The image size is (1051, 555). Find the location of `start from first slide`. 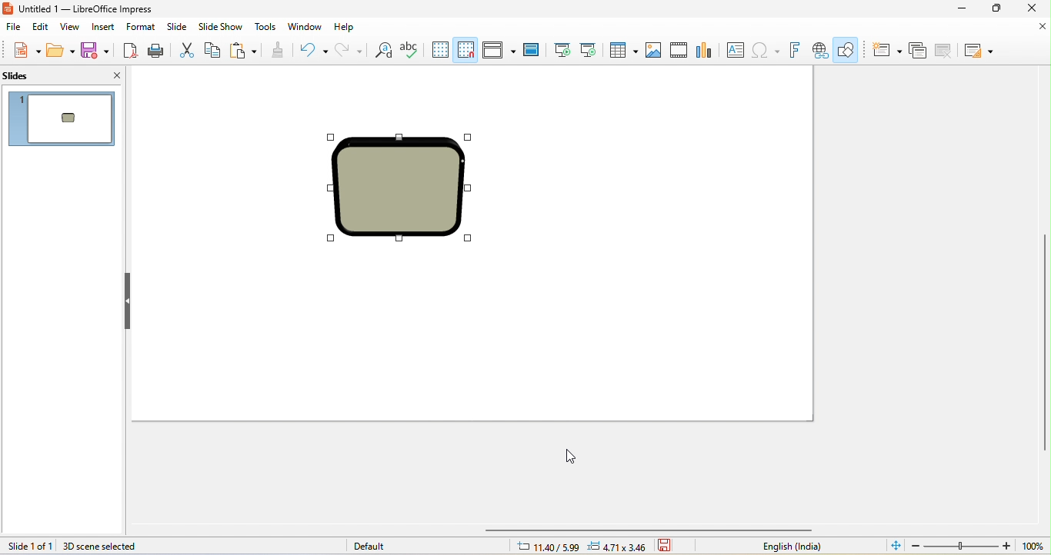

start from first slide is located at coordinates (561, 49).